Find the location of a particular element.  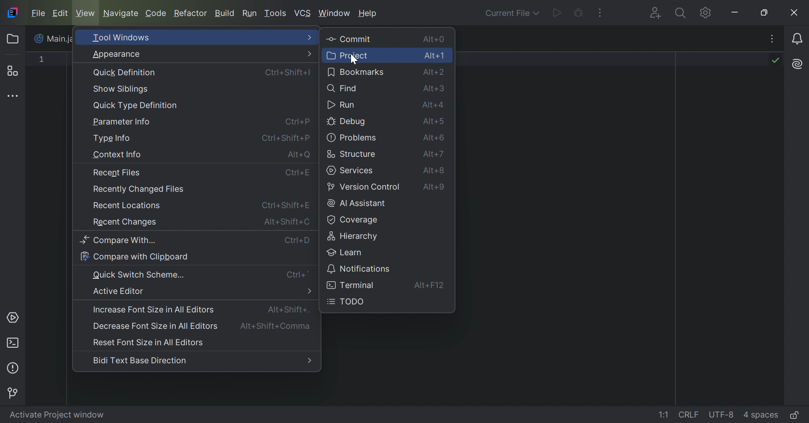

Terminal is located at coordinates (13, 341).